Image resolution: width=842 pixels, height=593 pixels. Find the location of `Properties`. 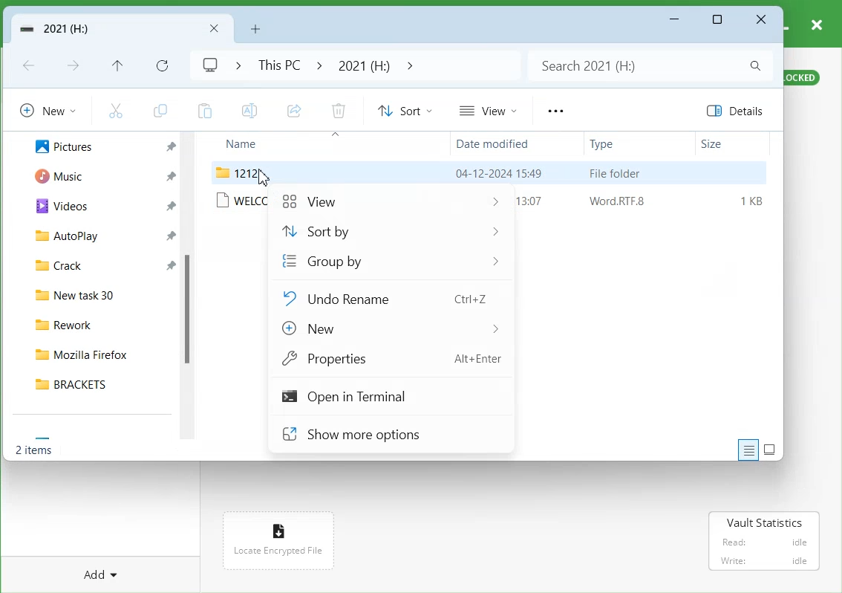

Properties is located at coordinates (391, 357).